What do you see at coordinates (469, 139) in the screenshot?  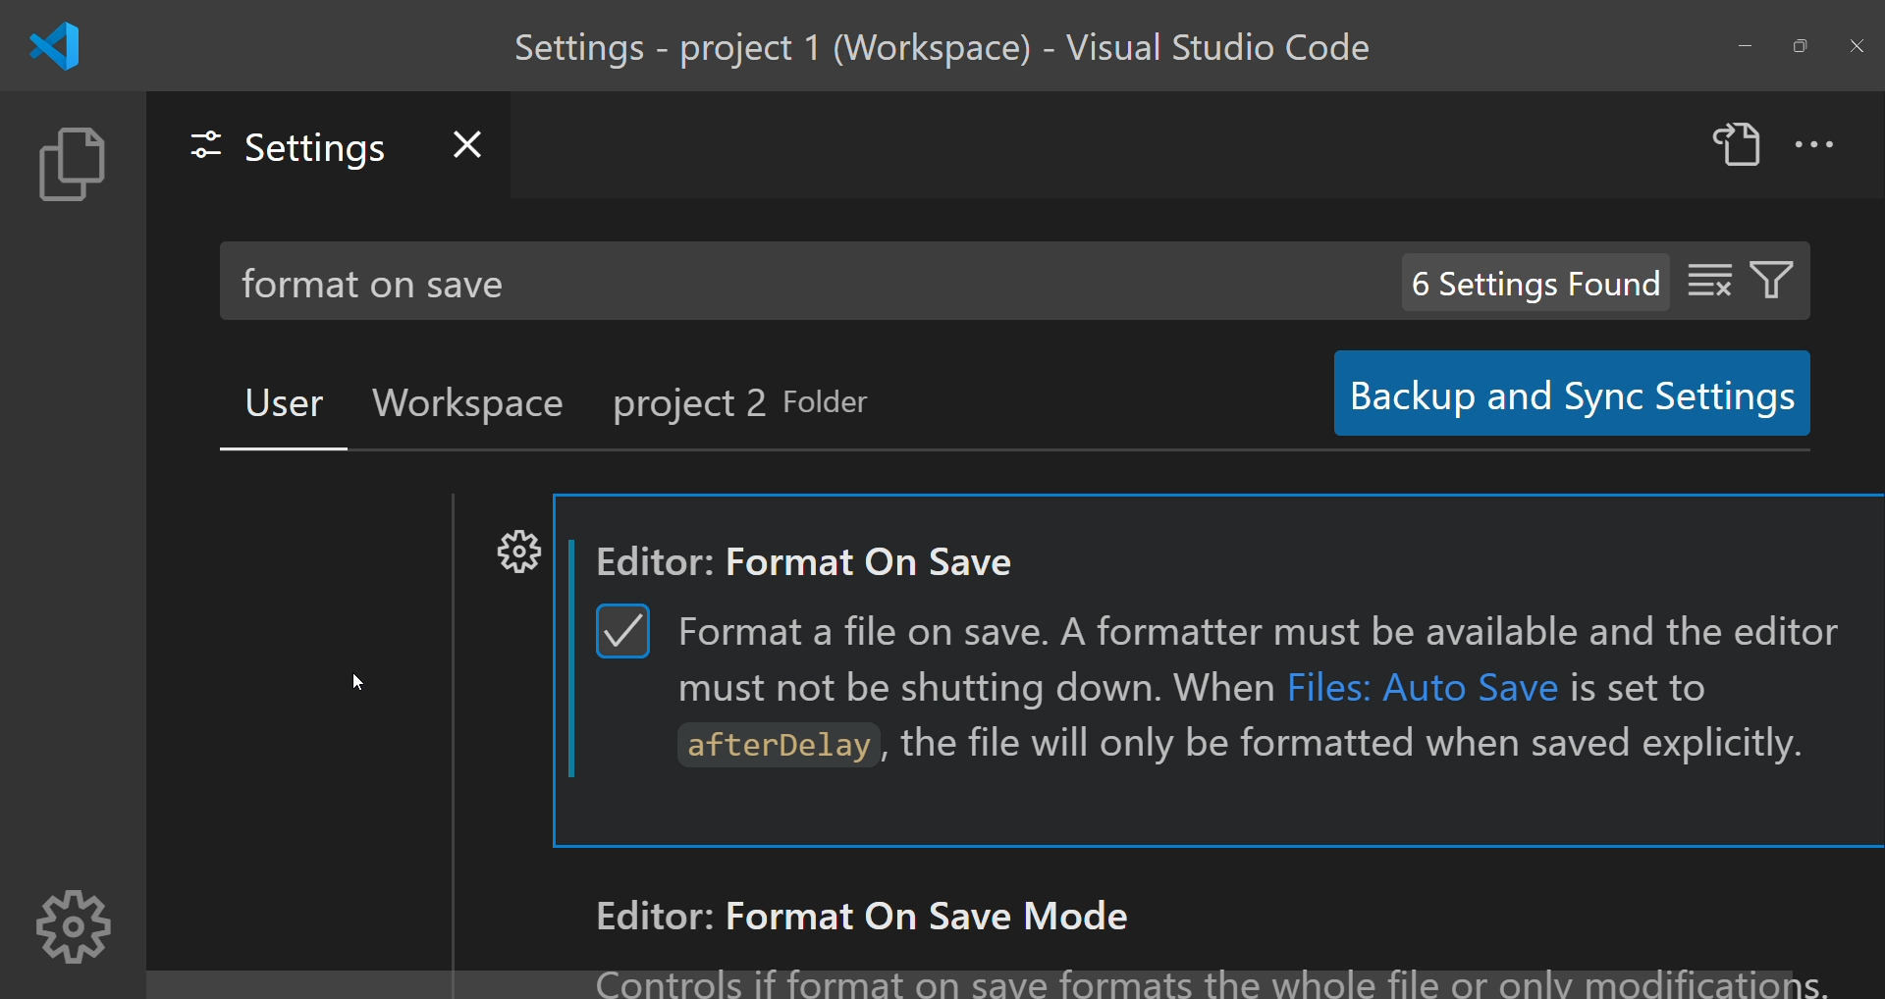 I see `close settings` at bounding box center [469, 139].